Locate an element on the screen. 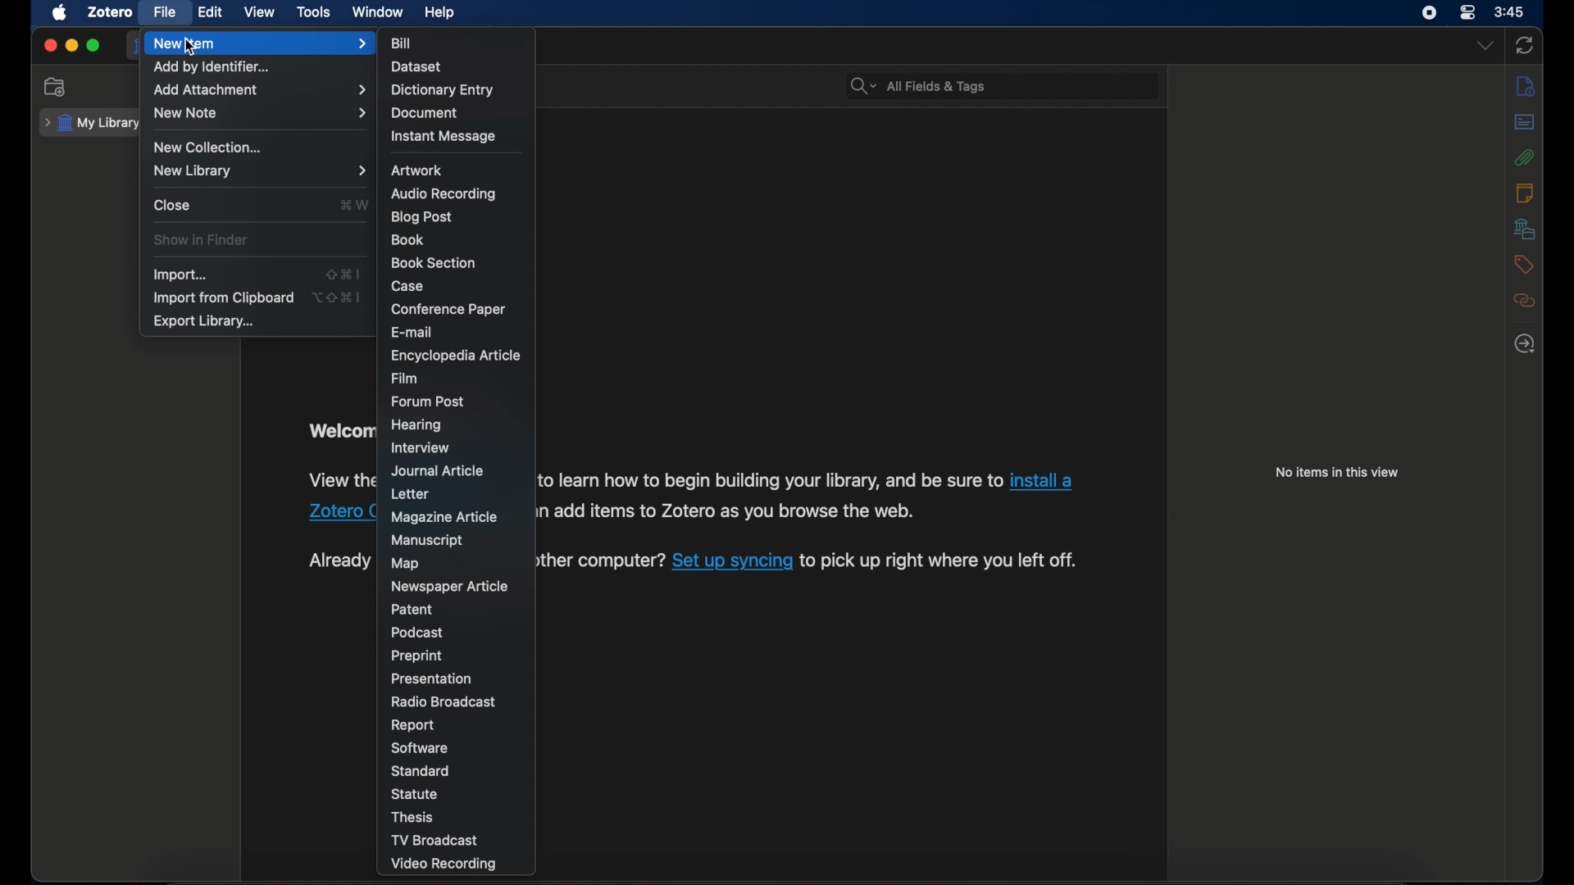 The width and height of the screenshot is (1574, 885). import from clipboard is located at coordinates (222, 298).